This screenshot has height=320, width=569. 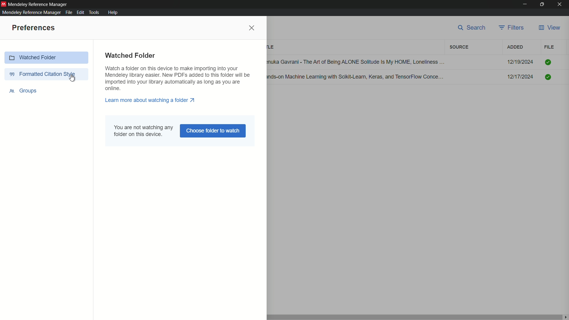 I want to click on maximize, so click(x=543, y=4).